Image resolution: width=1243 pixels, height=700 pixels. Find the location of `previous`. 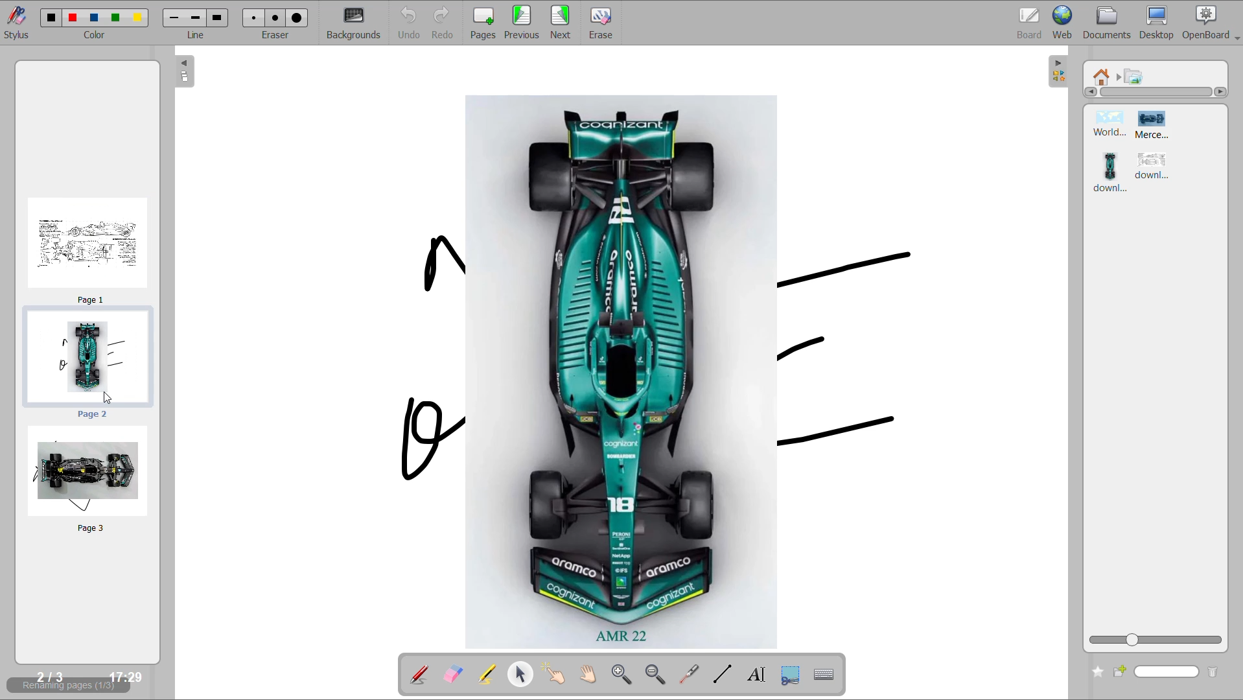

previous is located at coordinates (522, 23).